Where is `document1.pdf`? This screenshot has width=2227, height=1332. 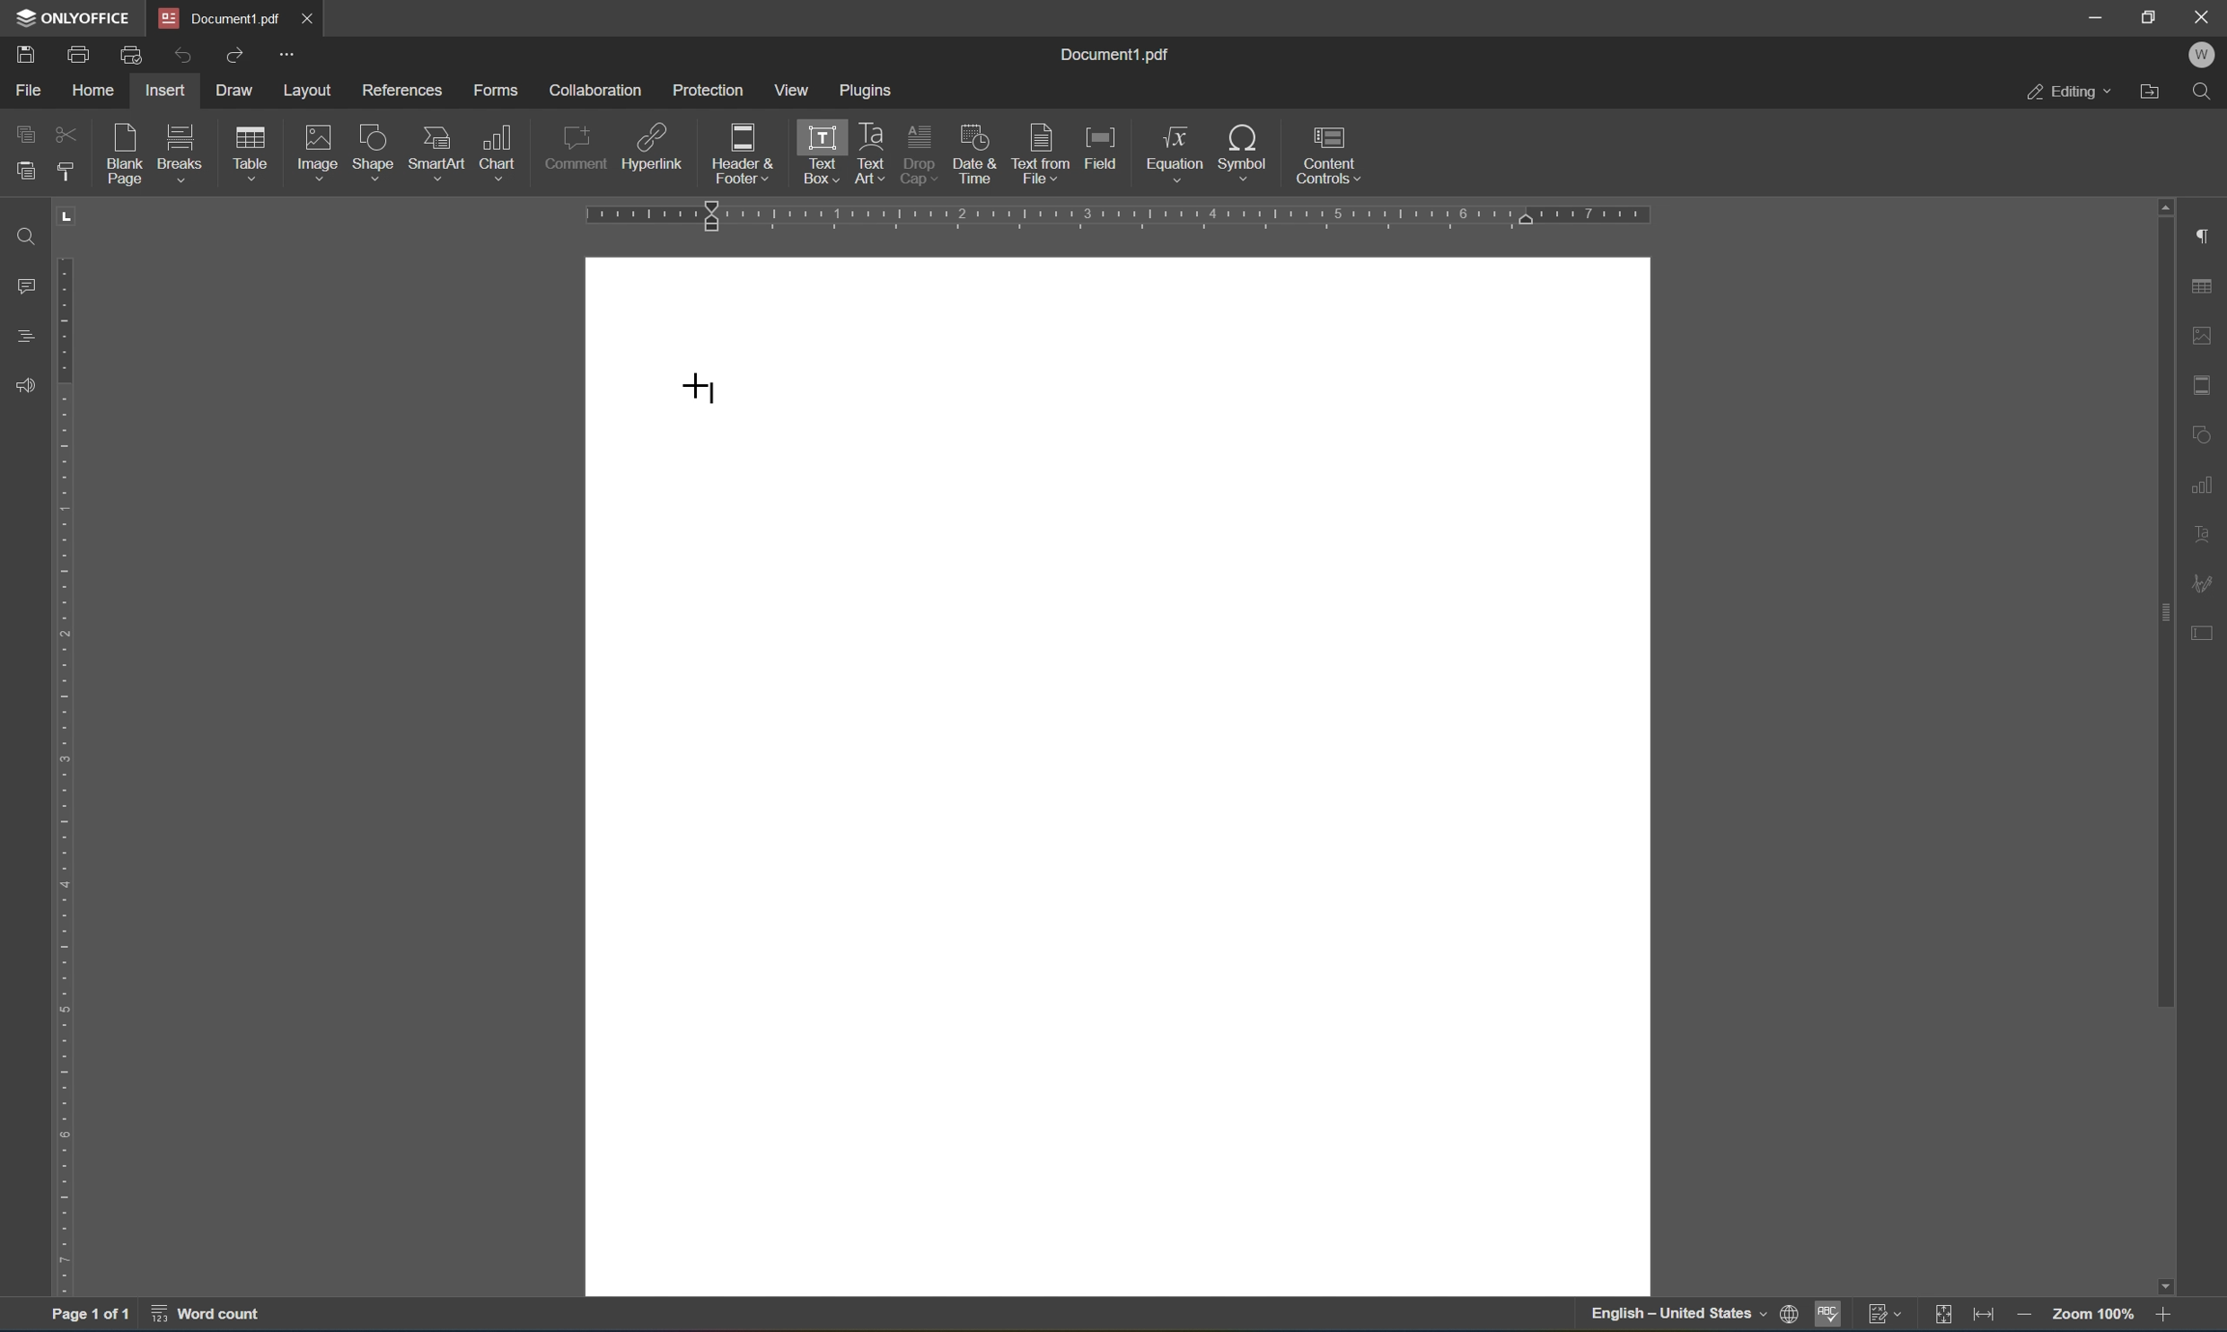
document1.pdf is located at coordinates (1113, 55).